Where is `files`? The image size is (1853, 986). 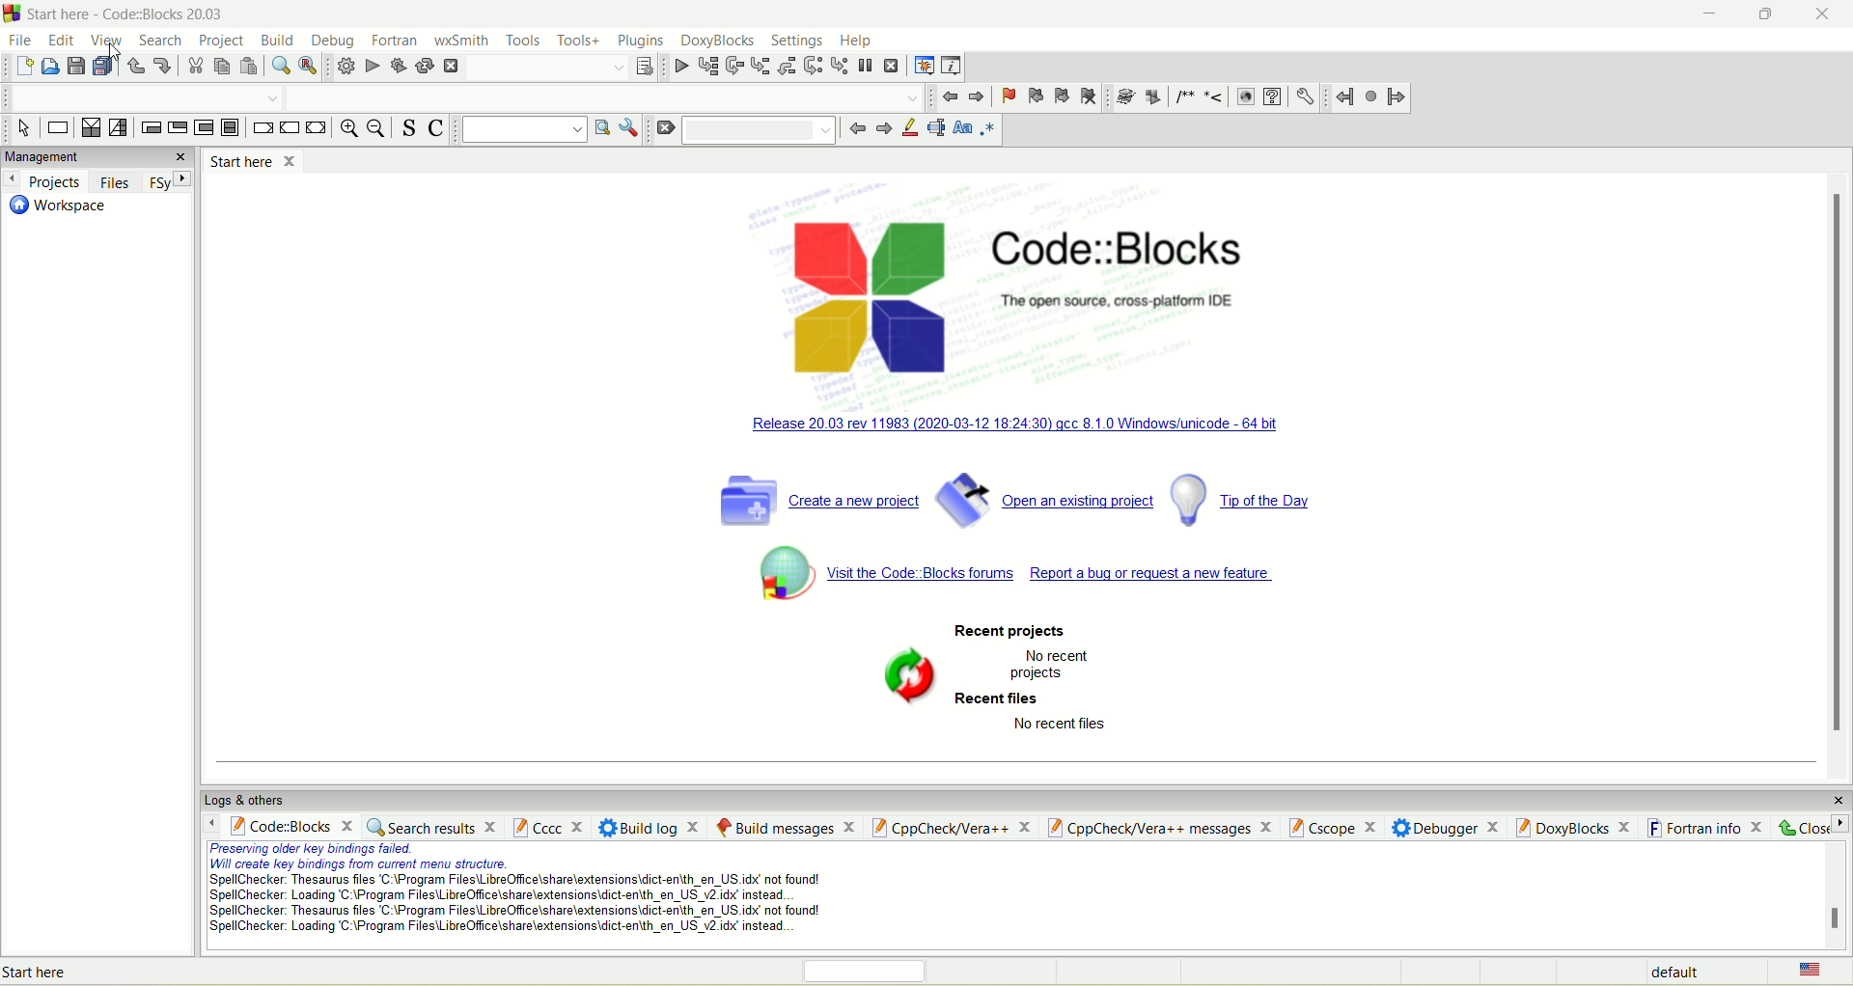
files is located at coordinates (113, 179).